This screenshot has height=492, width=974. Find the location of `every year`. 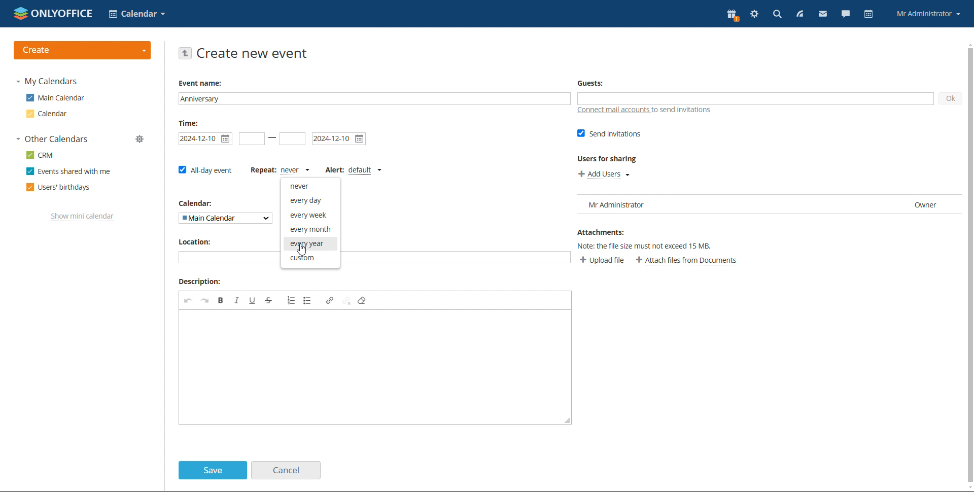

every year is located at coordinates (309, 243).